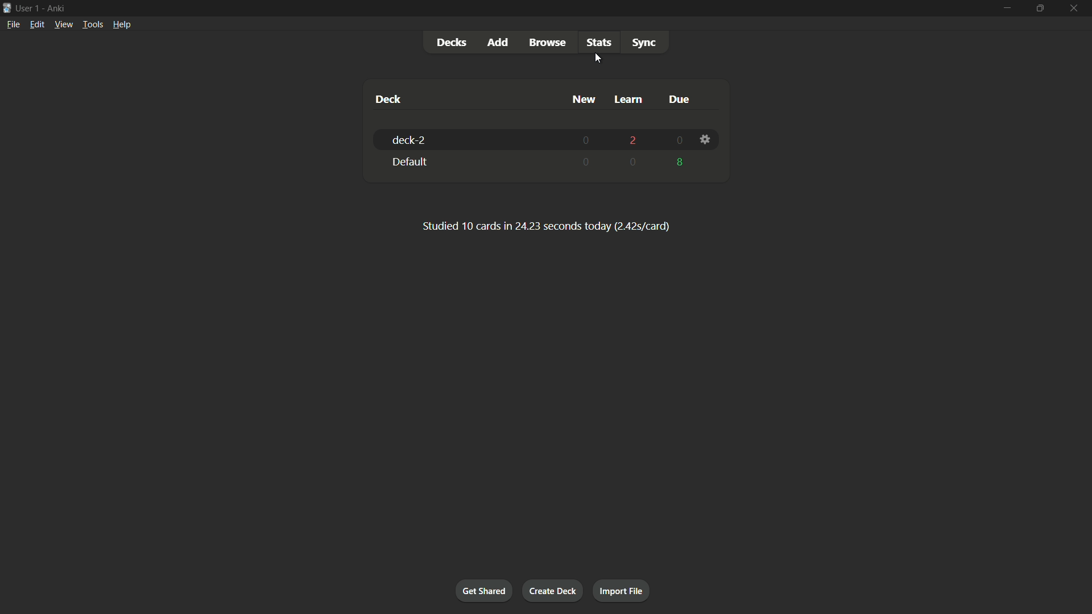  Describe the element at coordinates (556, 586) in the screenshot. I see `Create deck` at that location.